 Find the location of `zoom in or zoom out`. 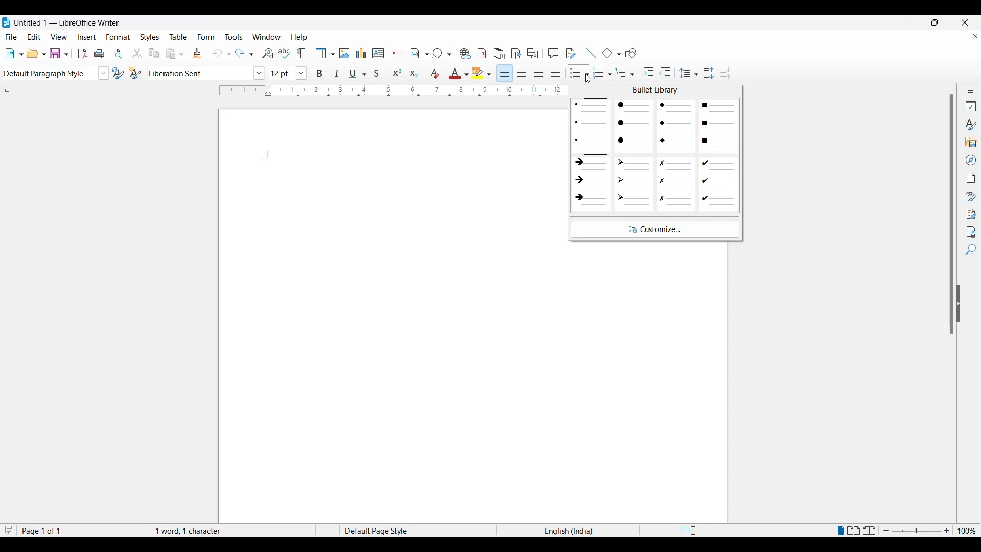

zoom in or zoom out is located at coordinates (918, 531).